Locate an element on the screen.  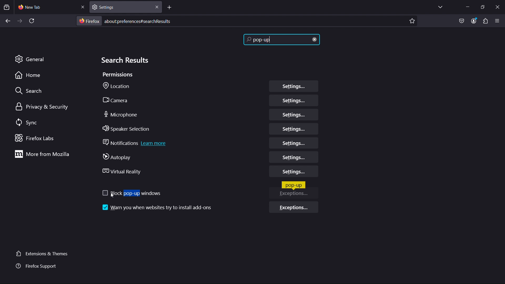
Firefox Labs is located at coordinates (36, 138).